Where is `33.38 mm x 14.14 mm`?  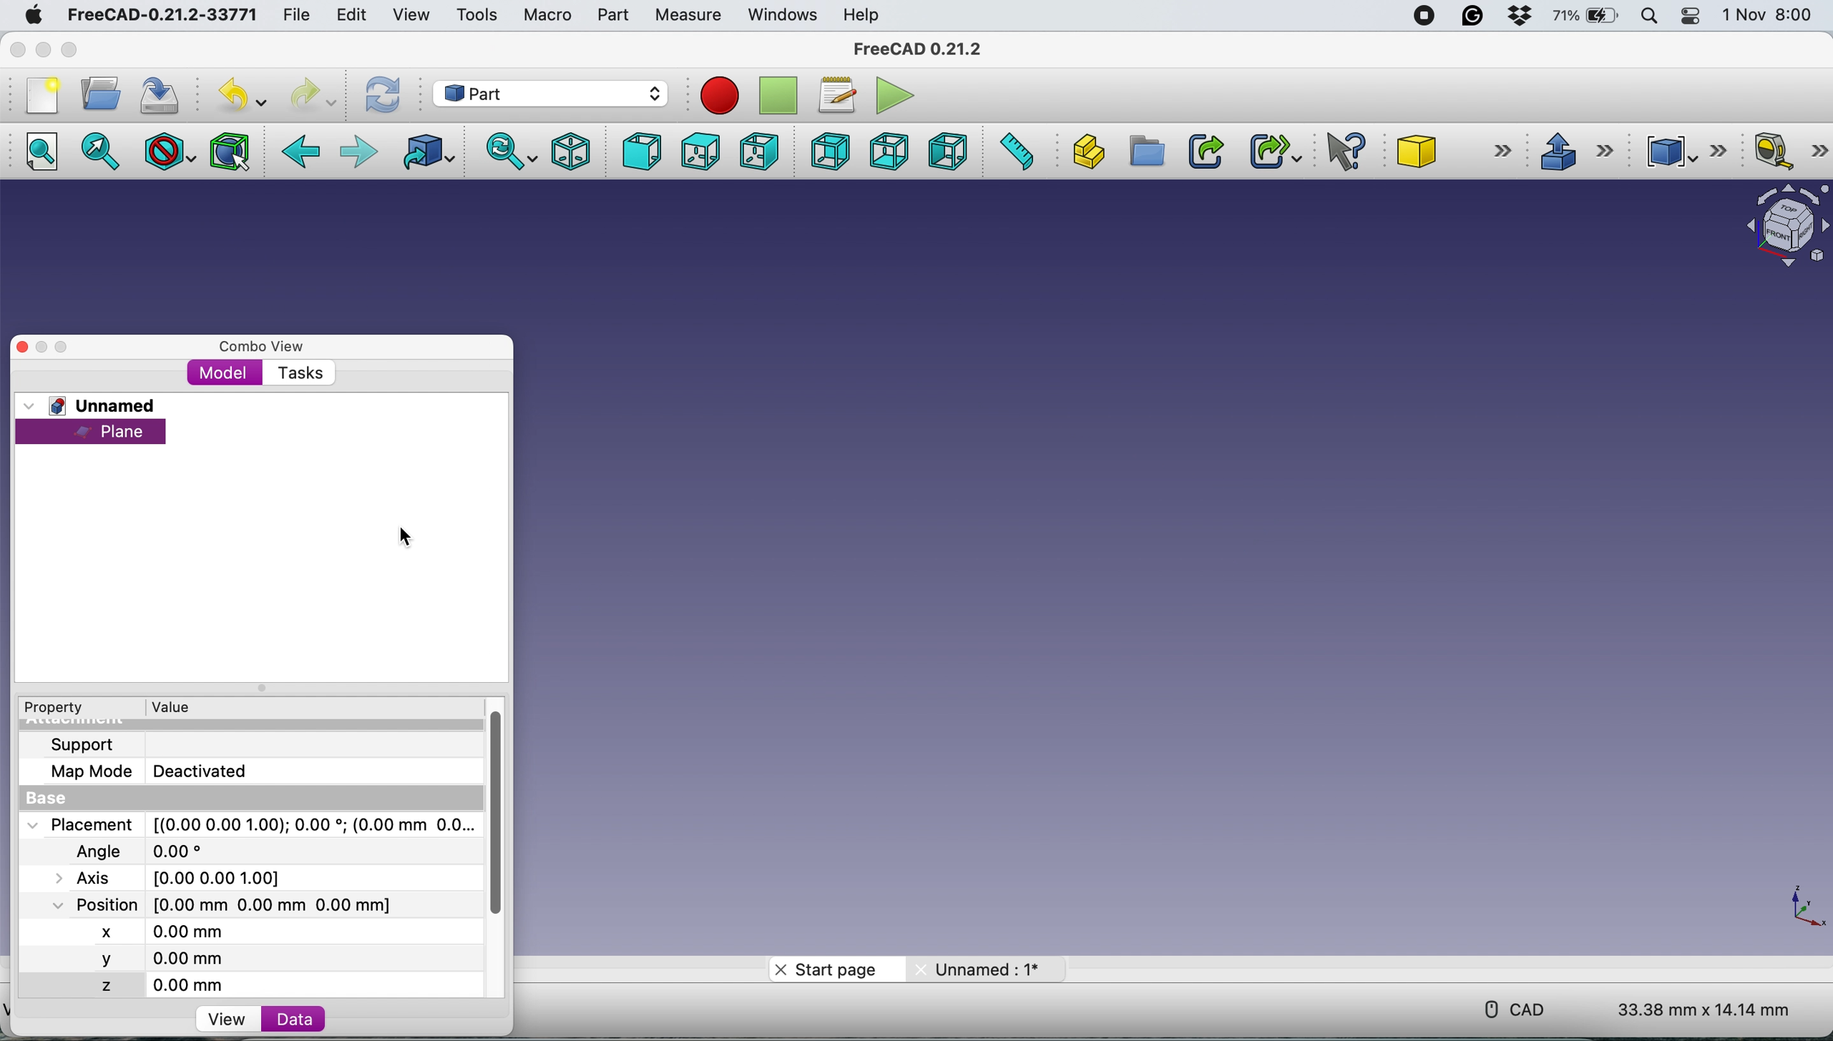
33.38 mm x 14.14 mm is located at coordinates (1709, 1011).